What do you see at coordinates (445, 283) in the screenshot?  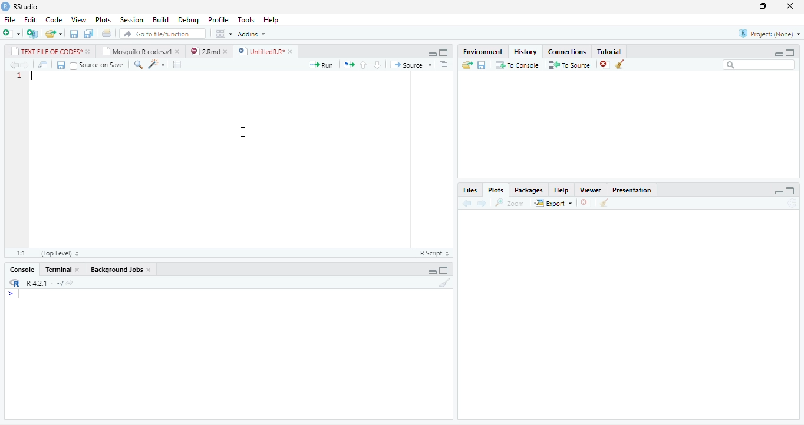 I see `clear` at bounding box center [445, 283].